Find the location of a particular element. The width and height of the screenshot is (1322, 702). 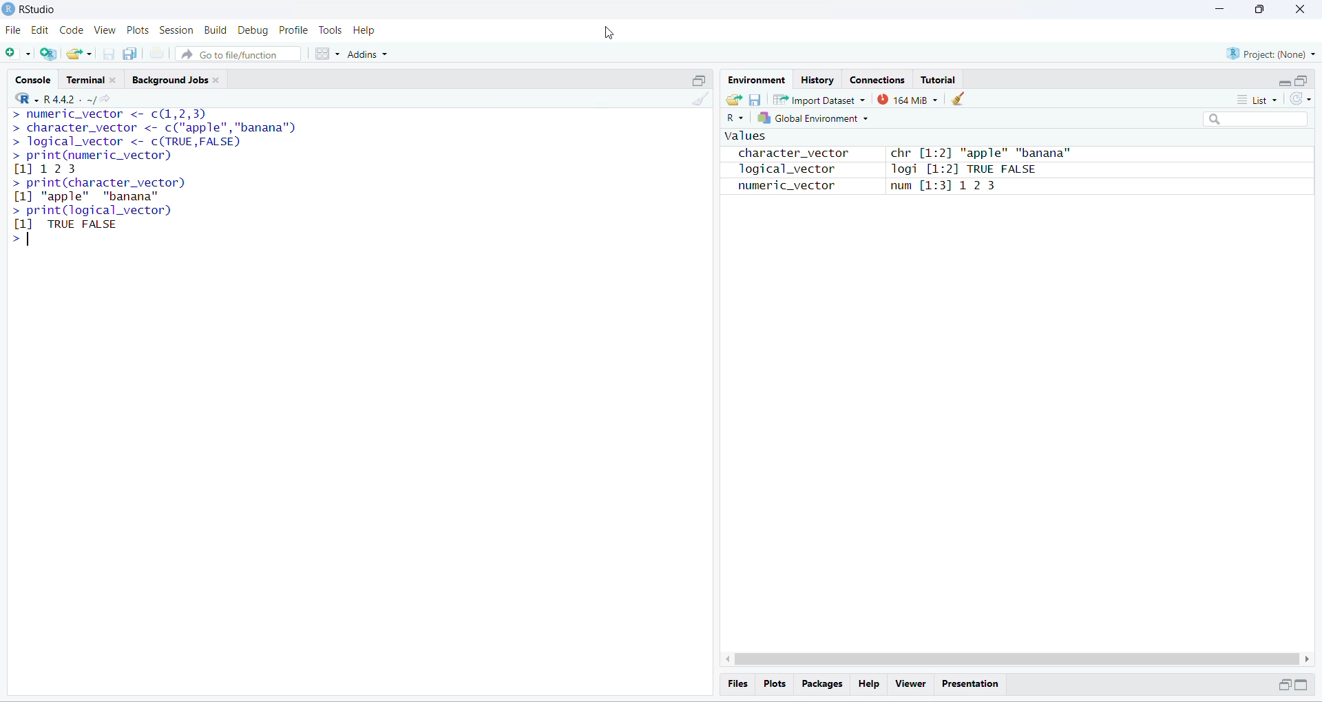

Help is located at coordinates (366, 30).